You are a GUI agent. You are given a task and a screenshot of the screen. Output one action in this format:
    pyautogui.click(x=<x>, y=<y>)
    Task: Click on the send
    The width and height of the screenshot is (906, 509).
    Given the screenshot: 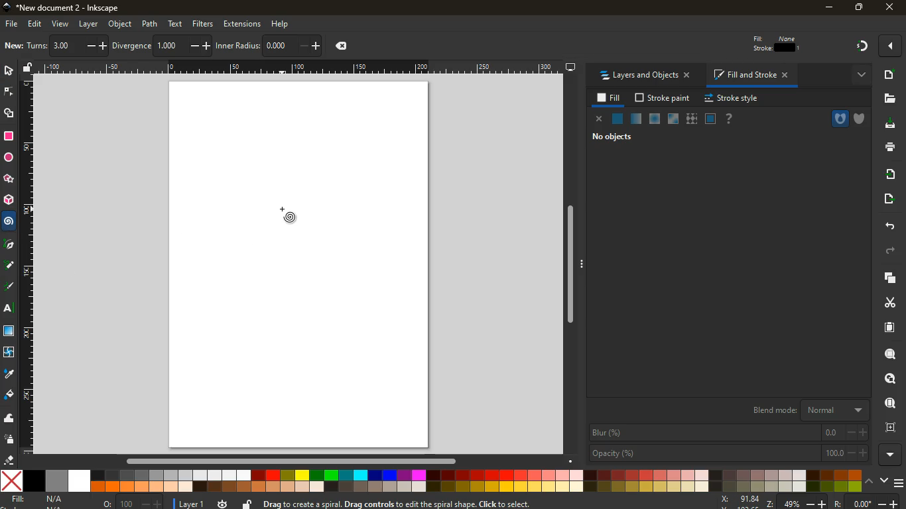 What is the action you would take?
    pyautogui.click(x=889, y=198)
    